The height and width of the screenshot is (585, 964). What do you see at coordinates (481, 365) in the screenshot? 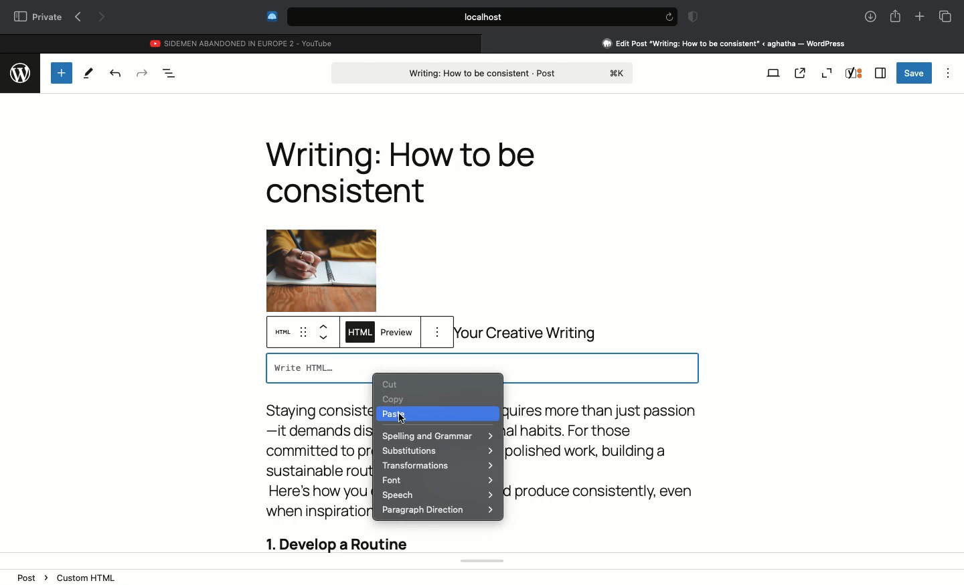
I see `Textbox` at bounding box center [481, 365].